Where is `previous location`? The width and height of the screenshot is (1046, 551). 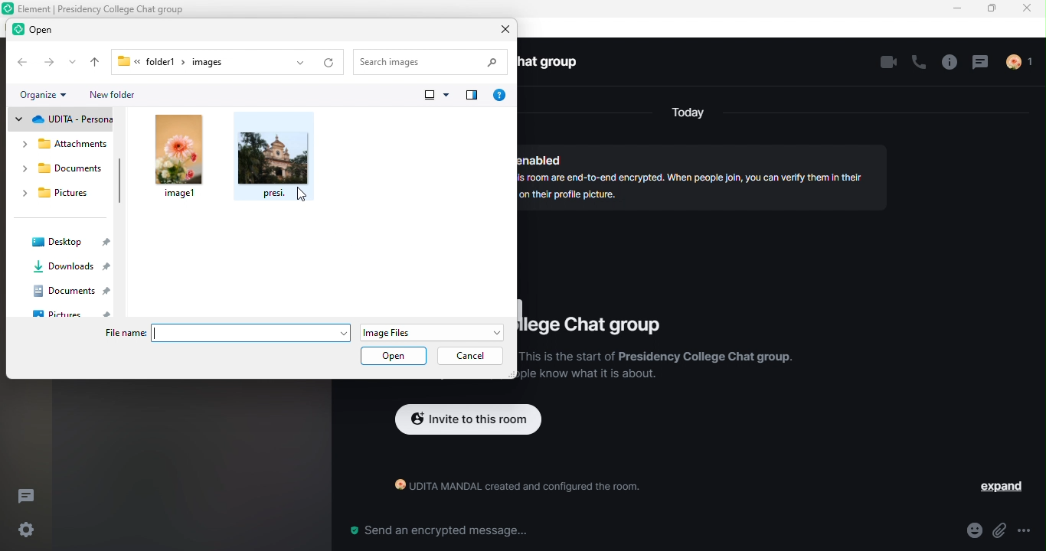 previous location is located at coordinates (297, 63).